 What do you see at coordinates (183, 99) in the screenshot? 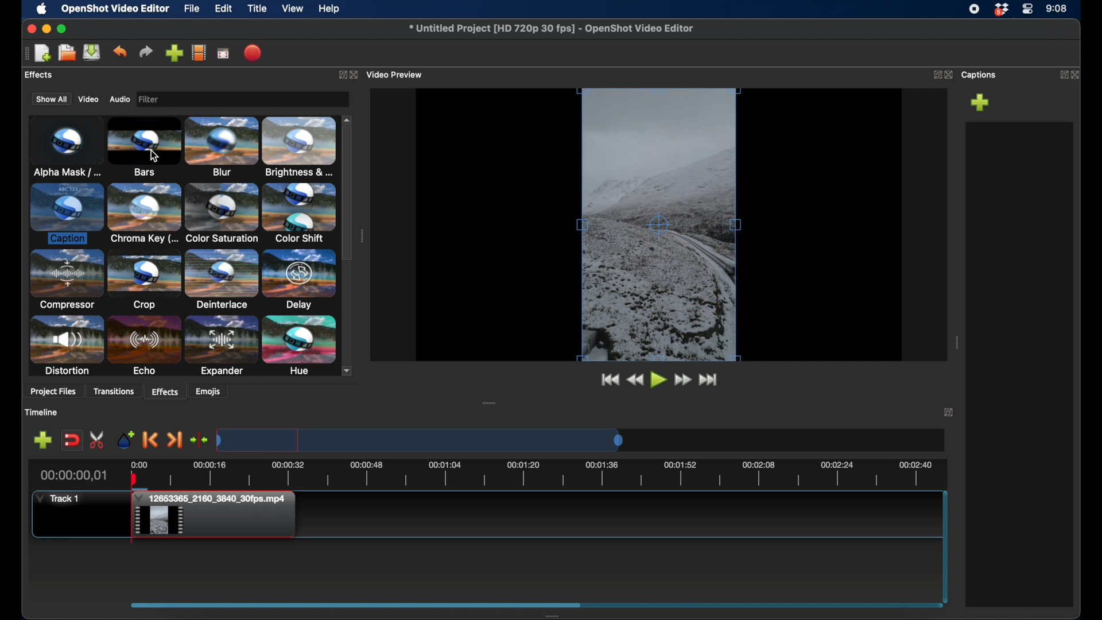
I see `filter` at bounding box center [183, 99].